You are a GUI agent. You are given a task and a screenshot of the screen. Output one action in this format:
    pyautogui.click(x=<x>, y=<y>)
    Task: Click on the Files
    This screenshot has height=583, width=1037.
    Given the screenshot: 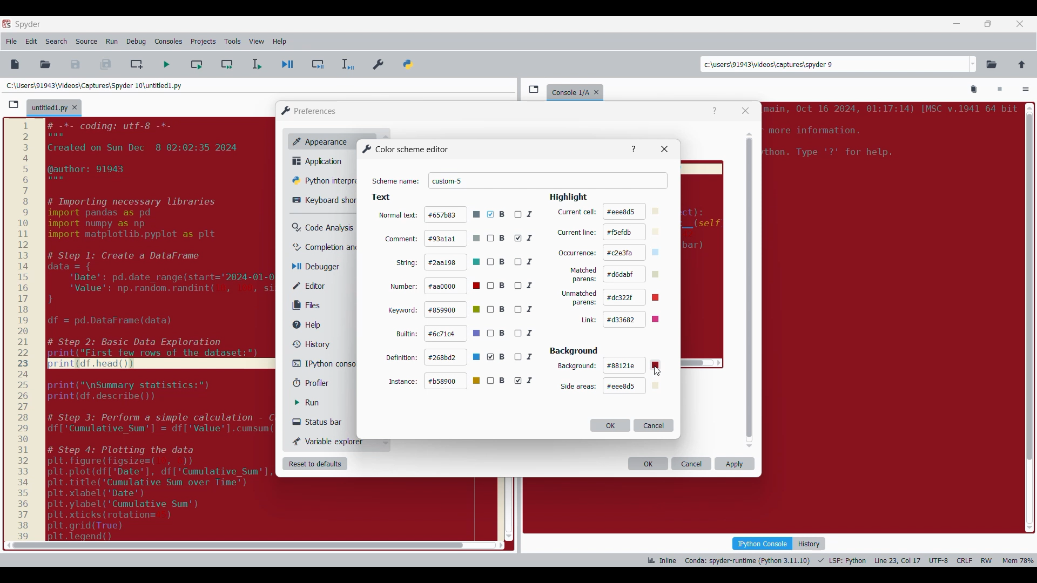 What is the action you would take?
    pyautogui.click(x=309, y=305)
    